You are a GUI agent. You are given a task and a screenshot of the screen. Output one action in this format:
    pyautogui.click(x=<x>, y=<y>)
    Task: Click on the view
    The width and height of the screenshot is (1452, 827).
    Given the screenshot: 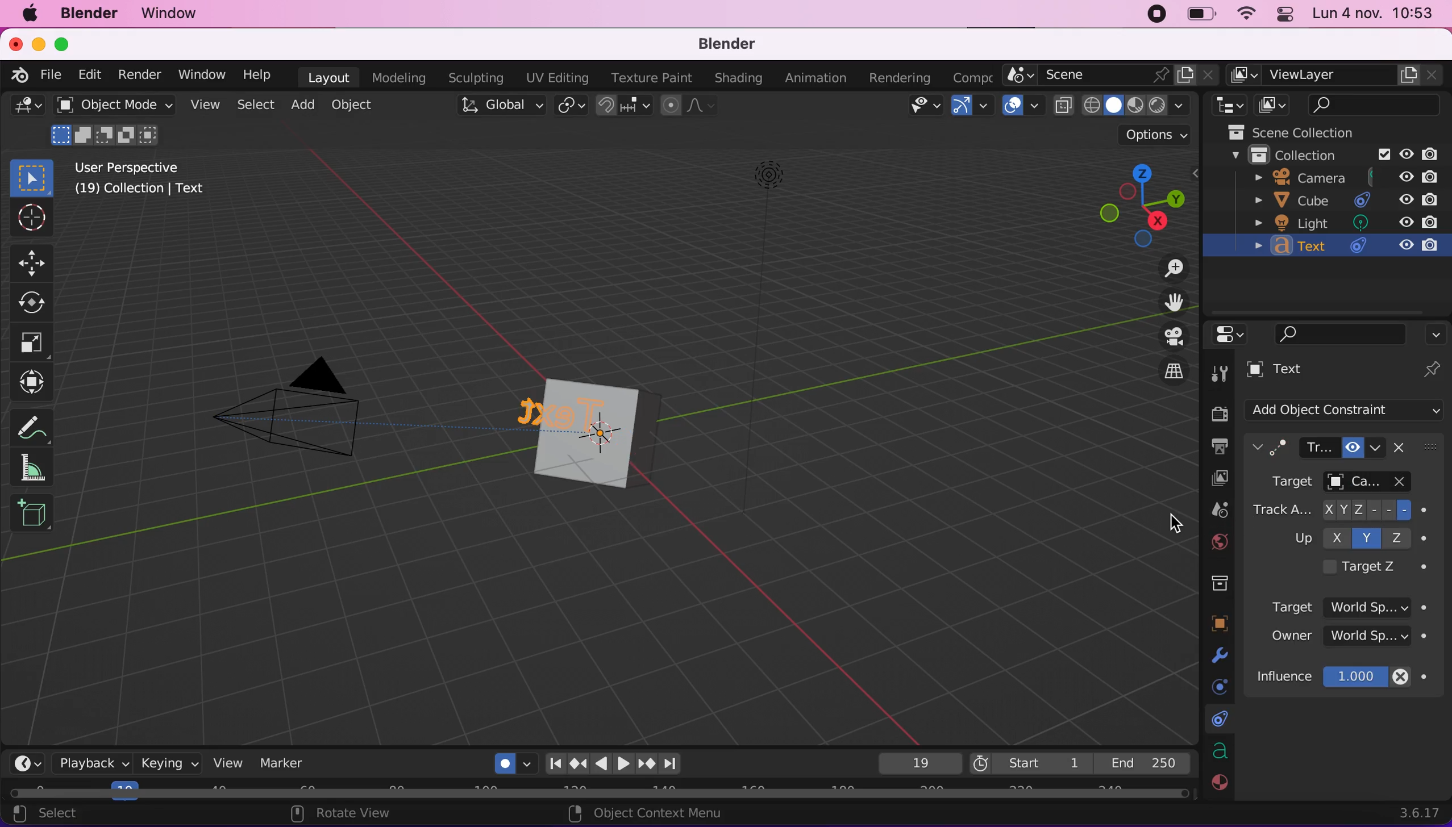 What is the action you would take?
    pyautogui.click(x=226, y=762)
    